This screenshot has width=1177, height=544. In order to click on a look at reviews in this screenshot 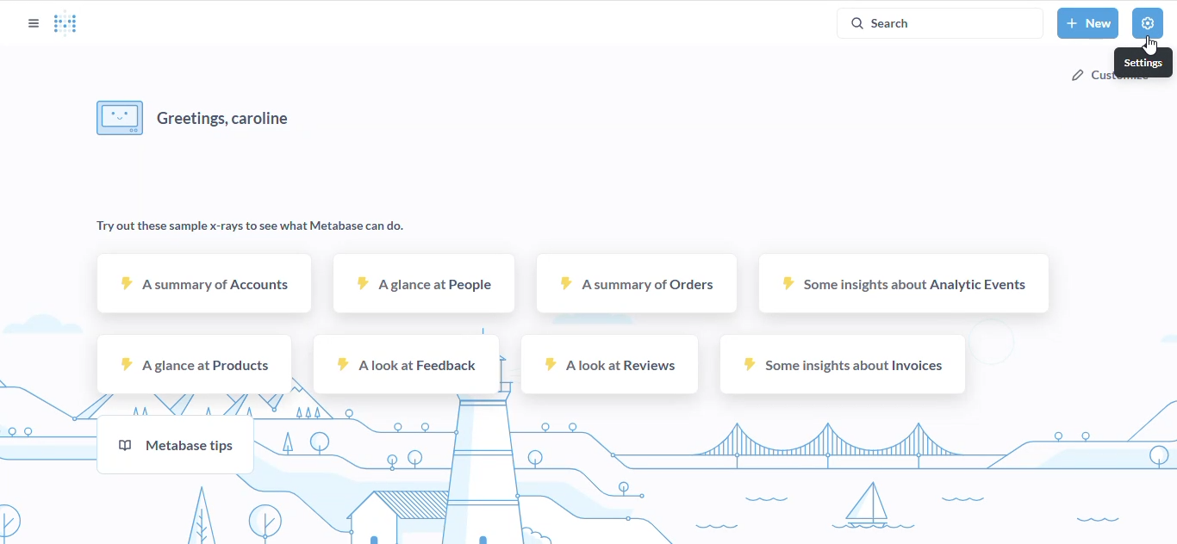, I will do `click(607, 364)`.